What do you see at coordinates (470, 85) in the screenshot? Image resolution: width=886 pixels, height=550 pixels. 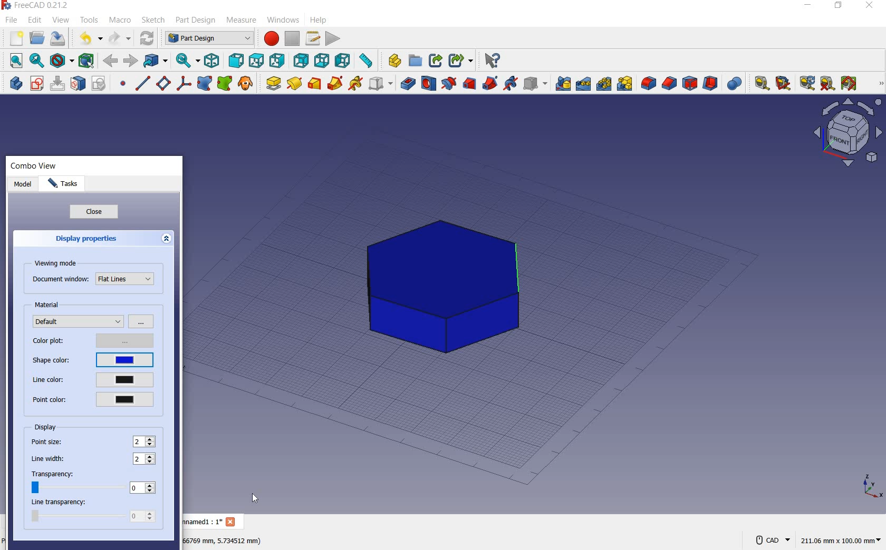 I see `subtractive loft` at bounding box center [470, 85].